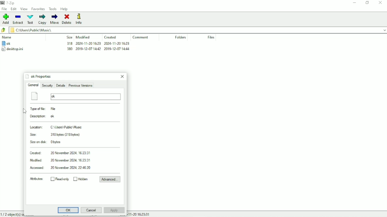  Describe the element at coordinates (61, 168) in the screenshot. I see `Accessed` at that location.